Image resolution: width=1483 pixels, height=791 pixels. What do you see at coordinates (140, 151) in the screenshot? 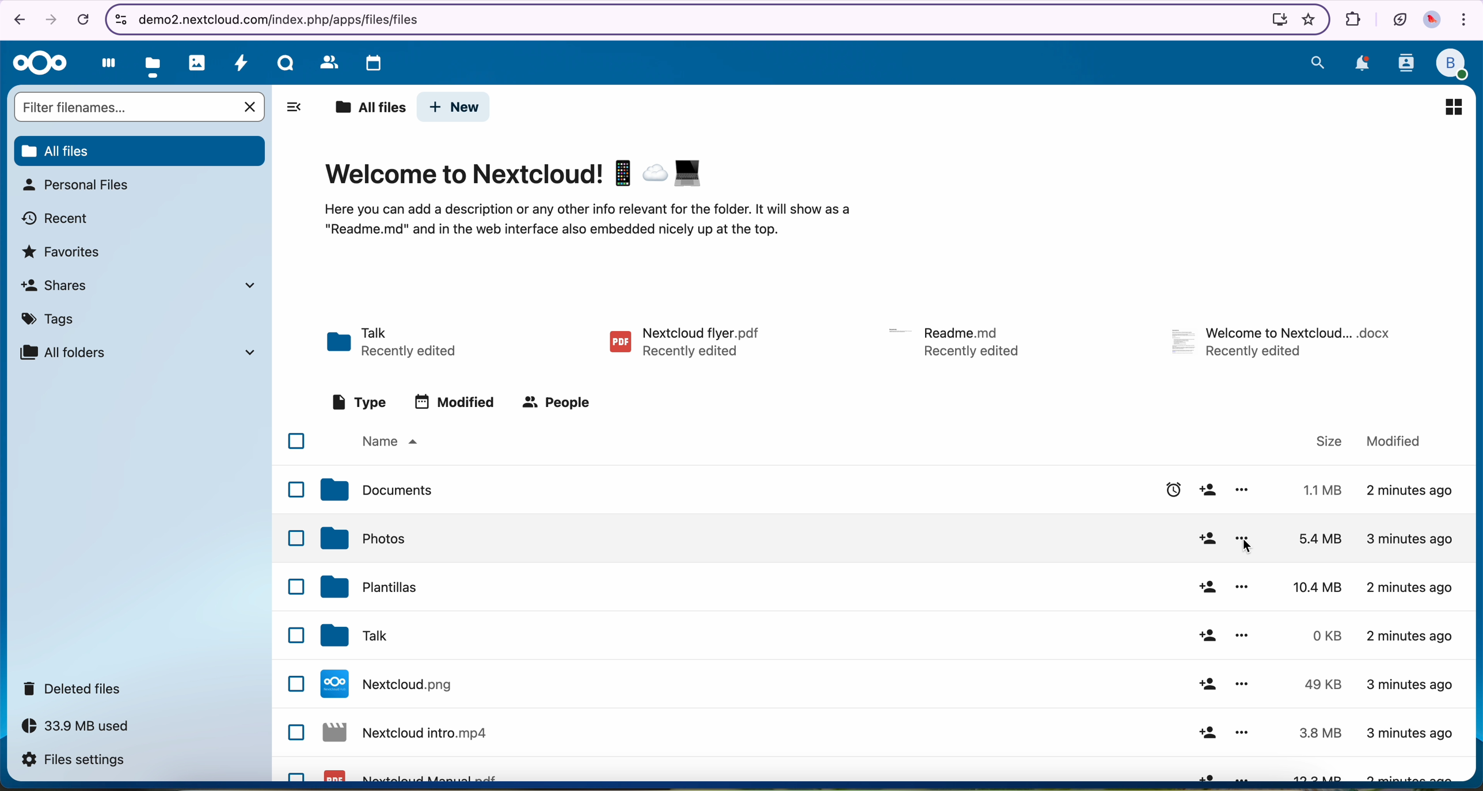
I see `all files` at bounding box center [140, 151].